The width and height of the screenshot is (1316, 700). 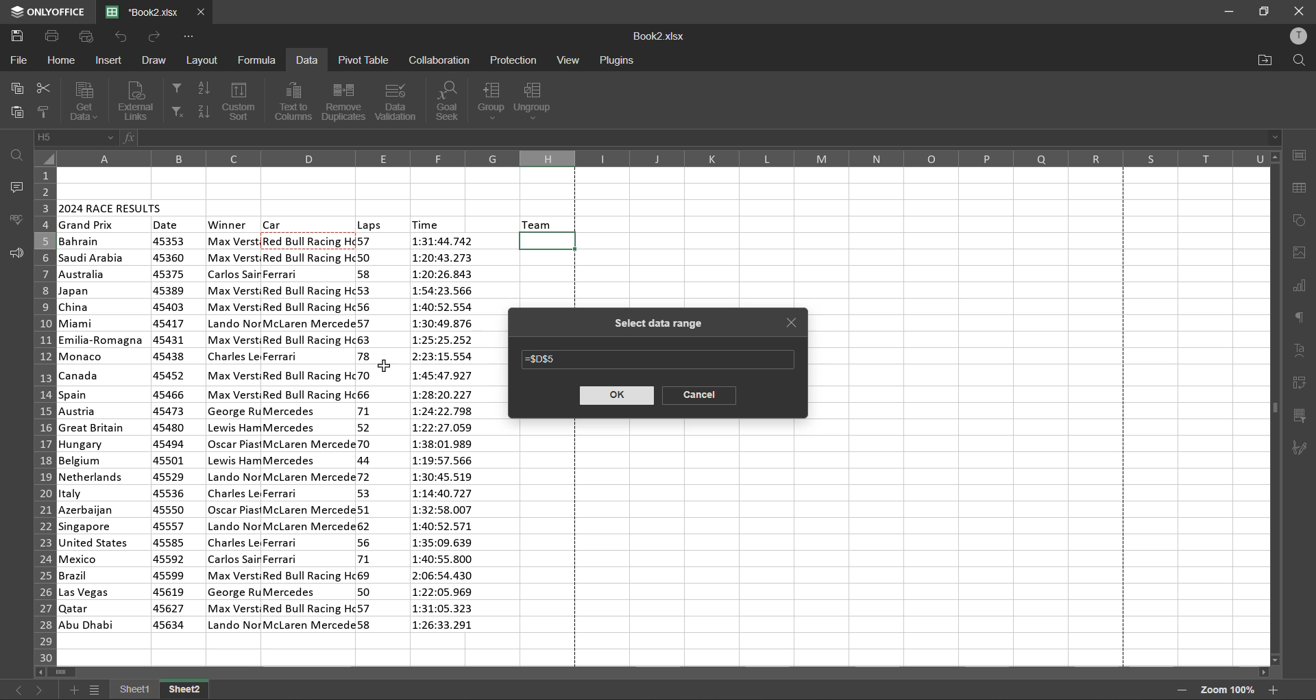 I want to click on goal seek, so click(x=451, y=101).